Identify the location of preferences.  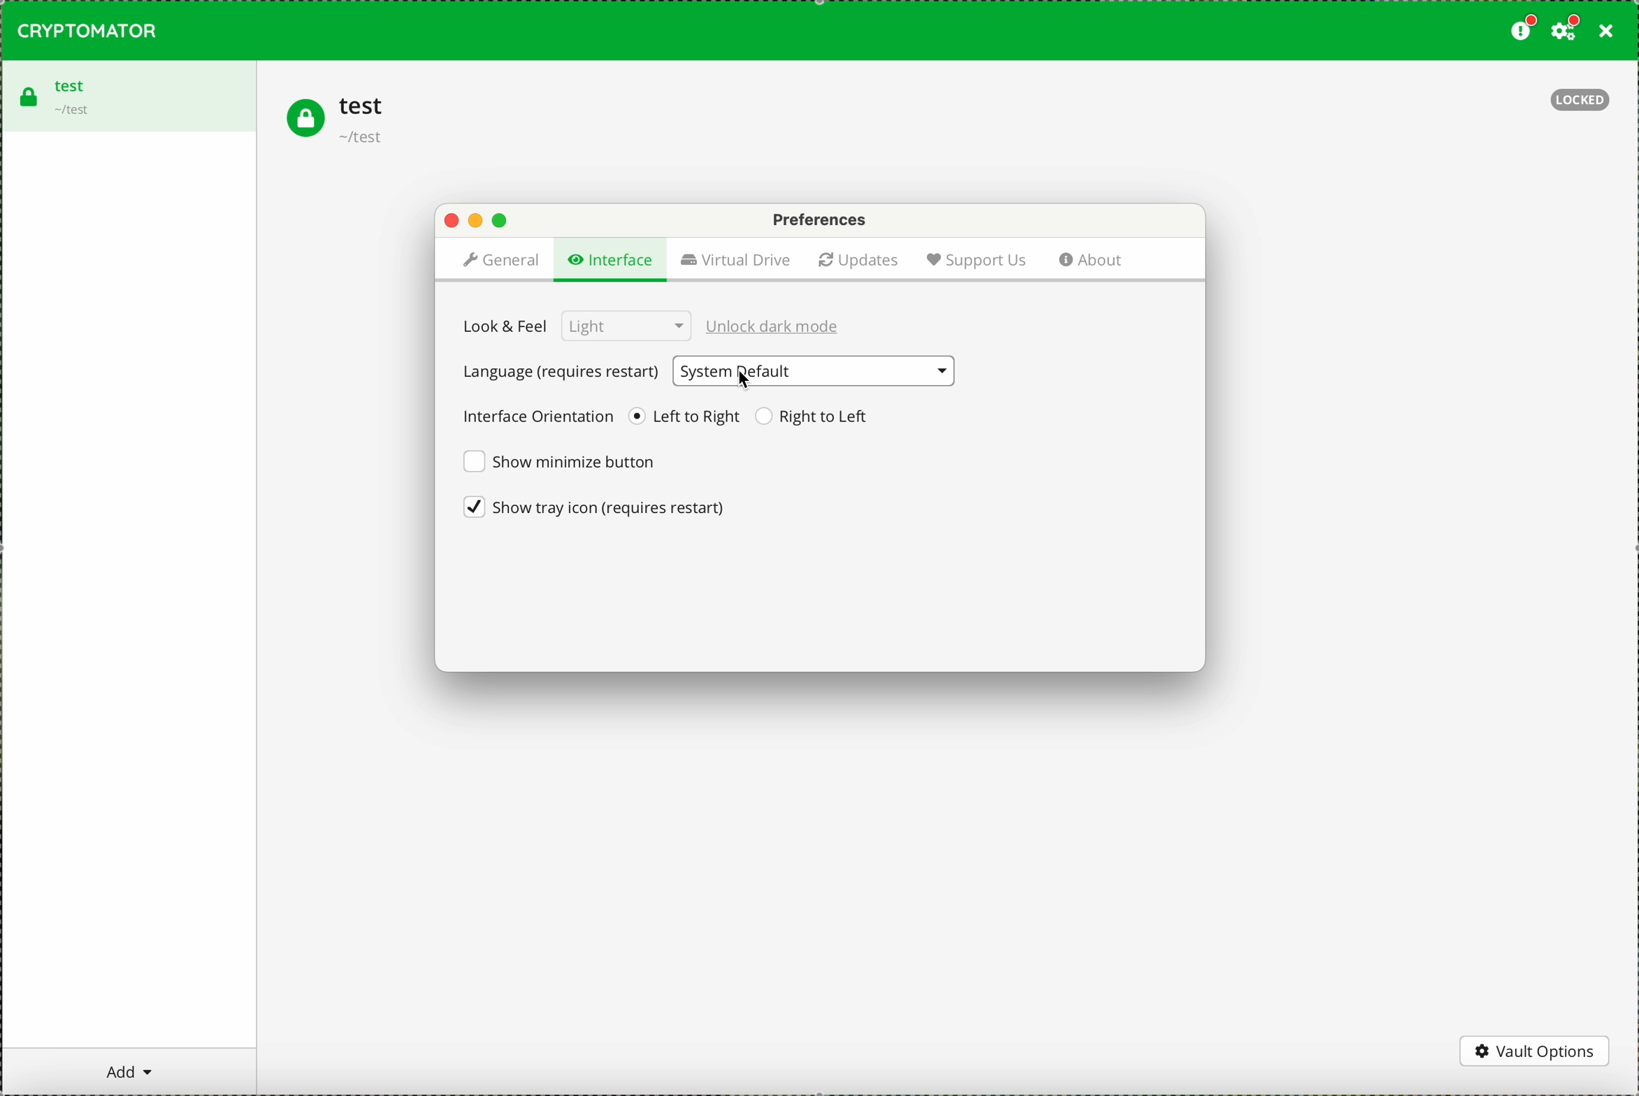
(821, 219).